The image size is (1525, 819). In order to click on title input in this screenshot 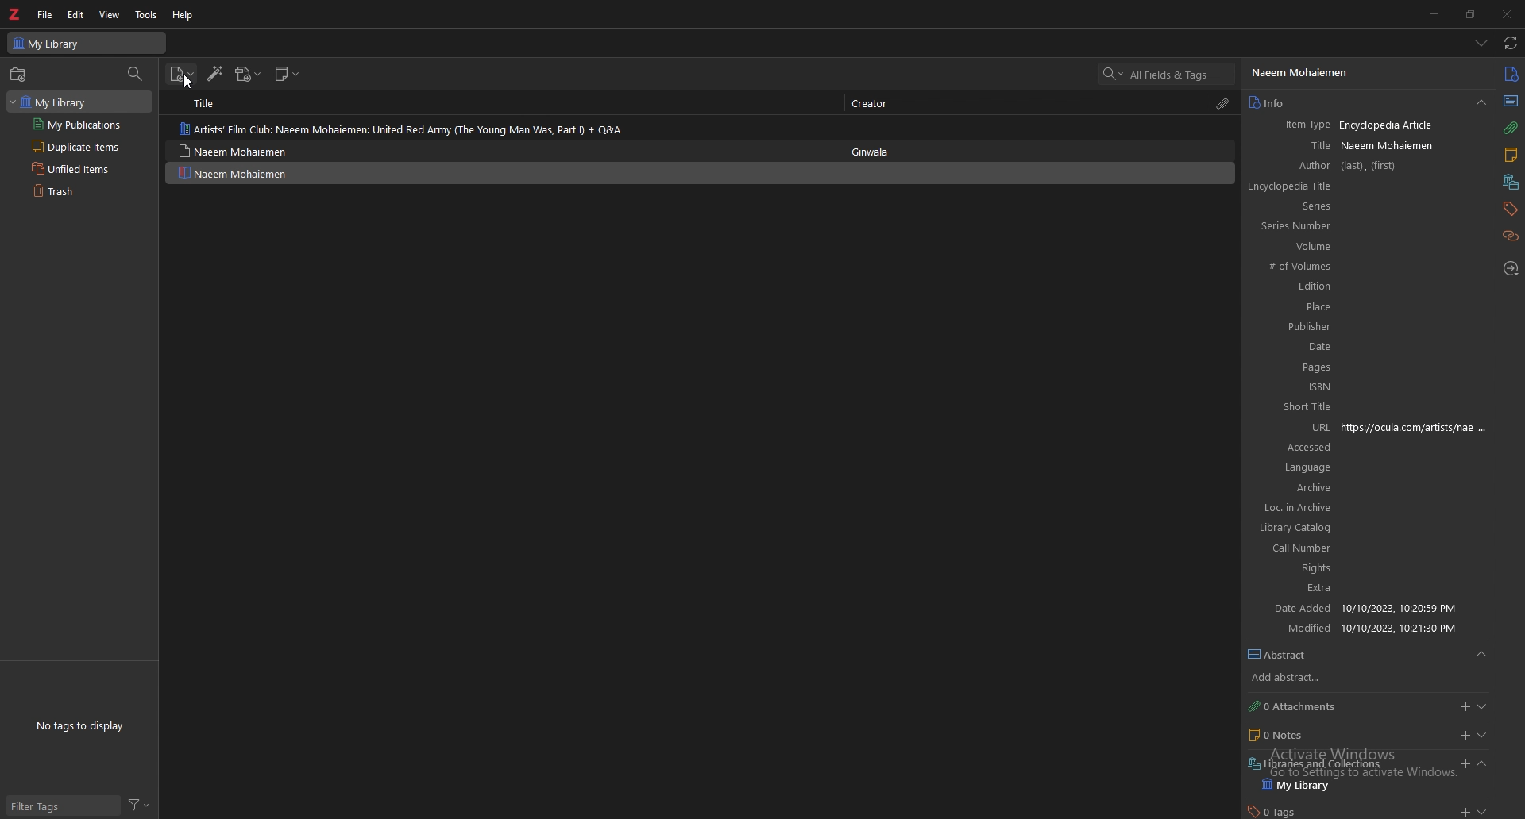, I will do `click(1415, 146)`.